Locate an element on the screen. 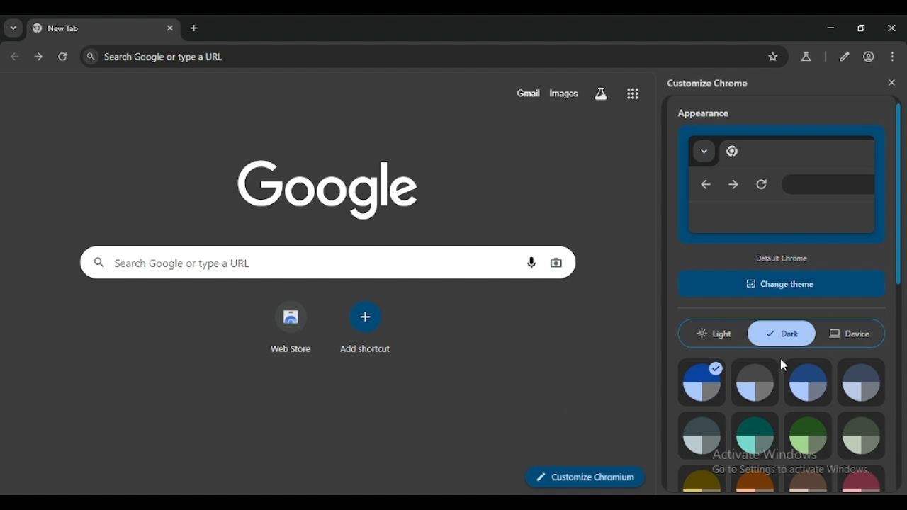 Image resolution: width=907 pixels, height=510 pixels. customize and control chromium is located at coordinates (894, 56).